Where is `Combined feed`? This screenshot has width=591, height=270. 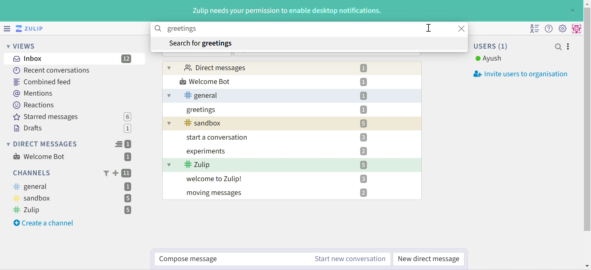
Combined feed is located at coordinates (42, 82).